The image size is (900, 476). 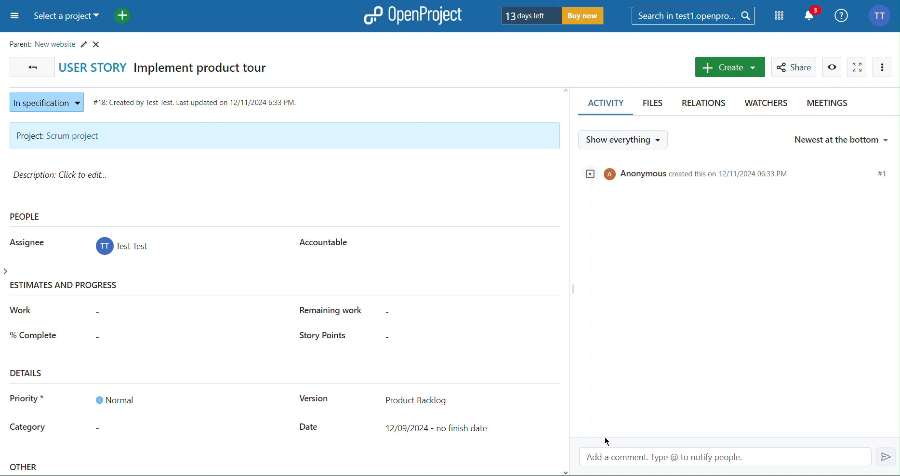 I want to click on Cursor, so click(x=611, y=441).